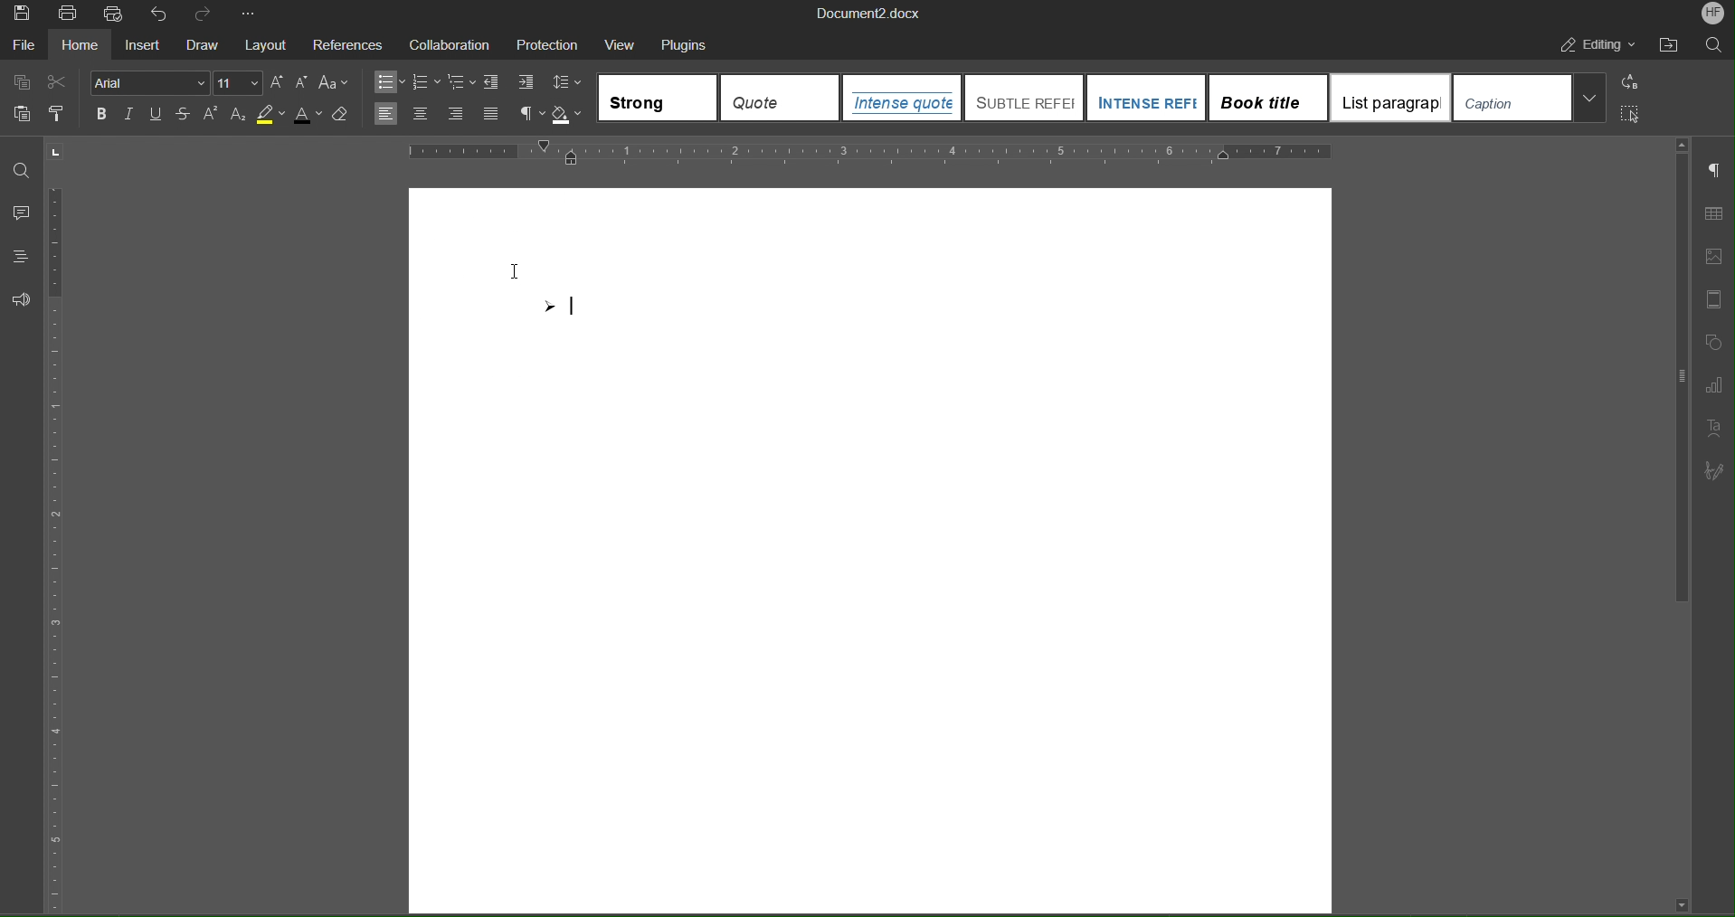 This screenshot has width=1735, height=917. I want to click on Home, so click(81, 46).